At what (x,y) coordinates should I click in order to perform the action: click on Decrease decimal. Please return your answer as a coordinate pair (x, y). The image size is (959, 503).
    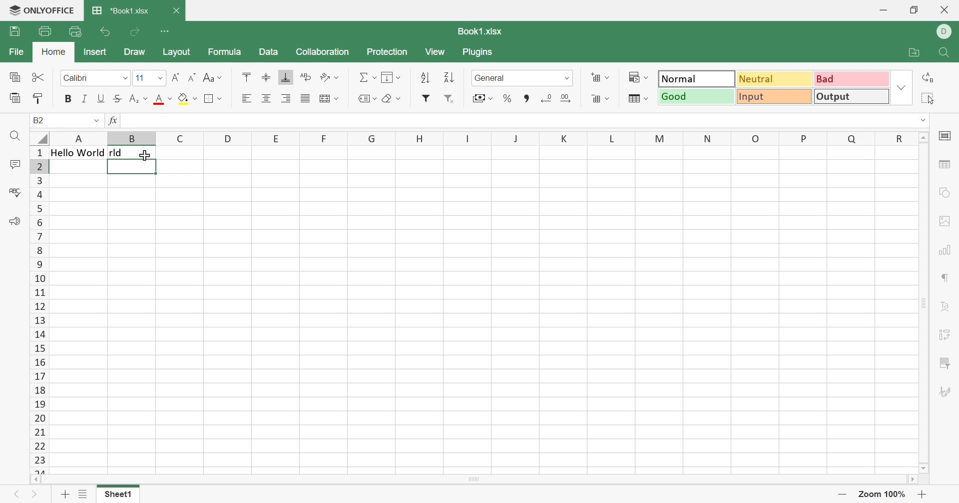
    Looking at the image, I should click on (547, 99).